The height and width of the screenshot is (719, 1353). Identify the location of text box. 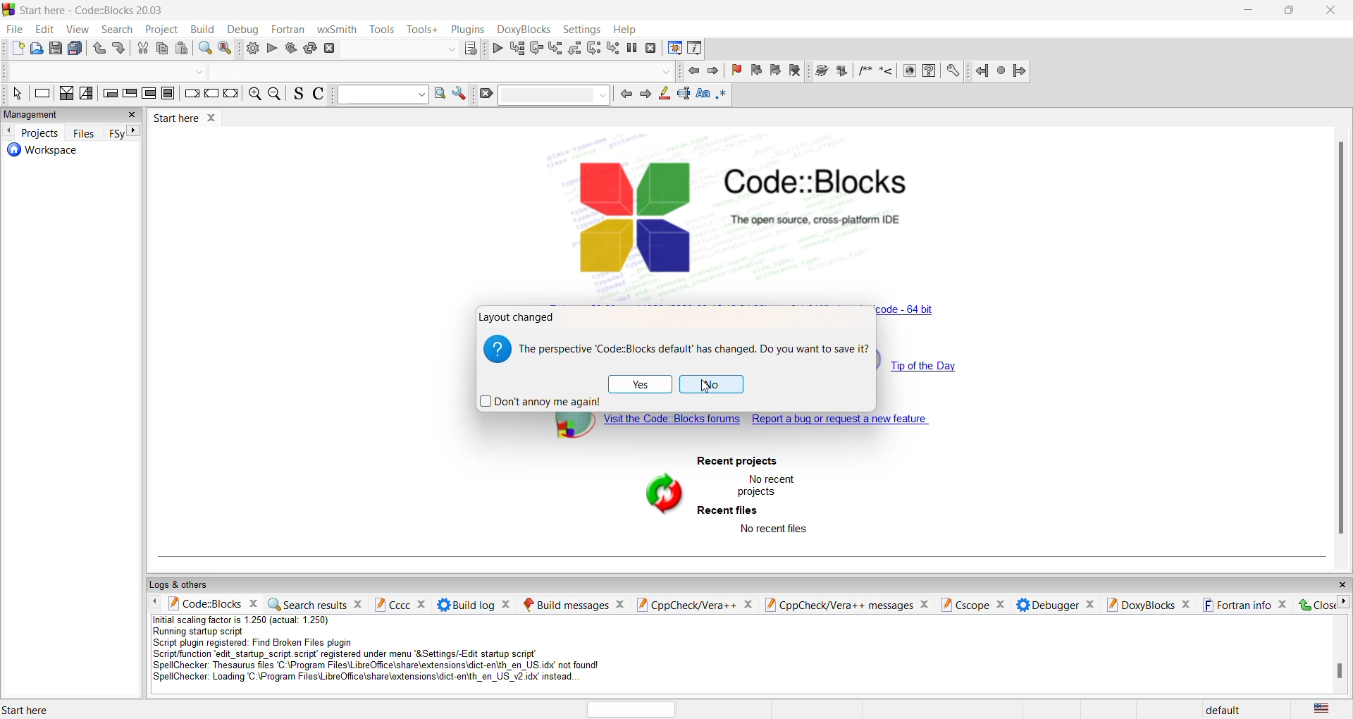
(555, 94).